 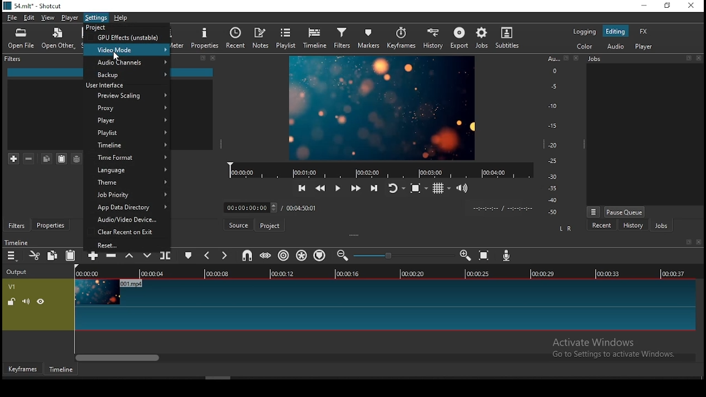 I want to click on -50, so click(x=553, y=212).